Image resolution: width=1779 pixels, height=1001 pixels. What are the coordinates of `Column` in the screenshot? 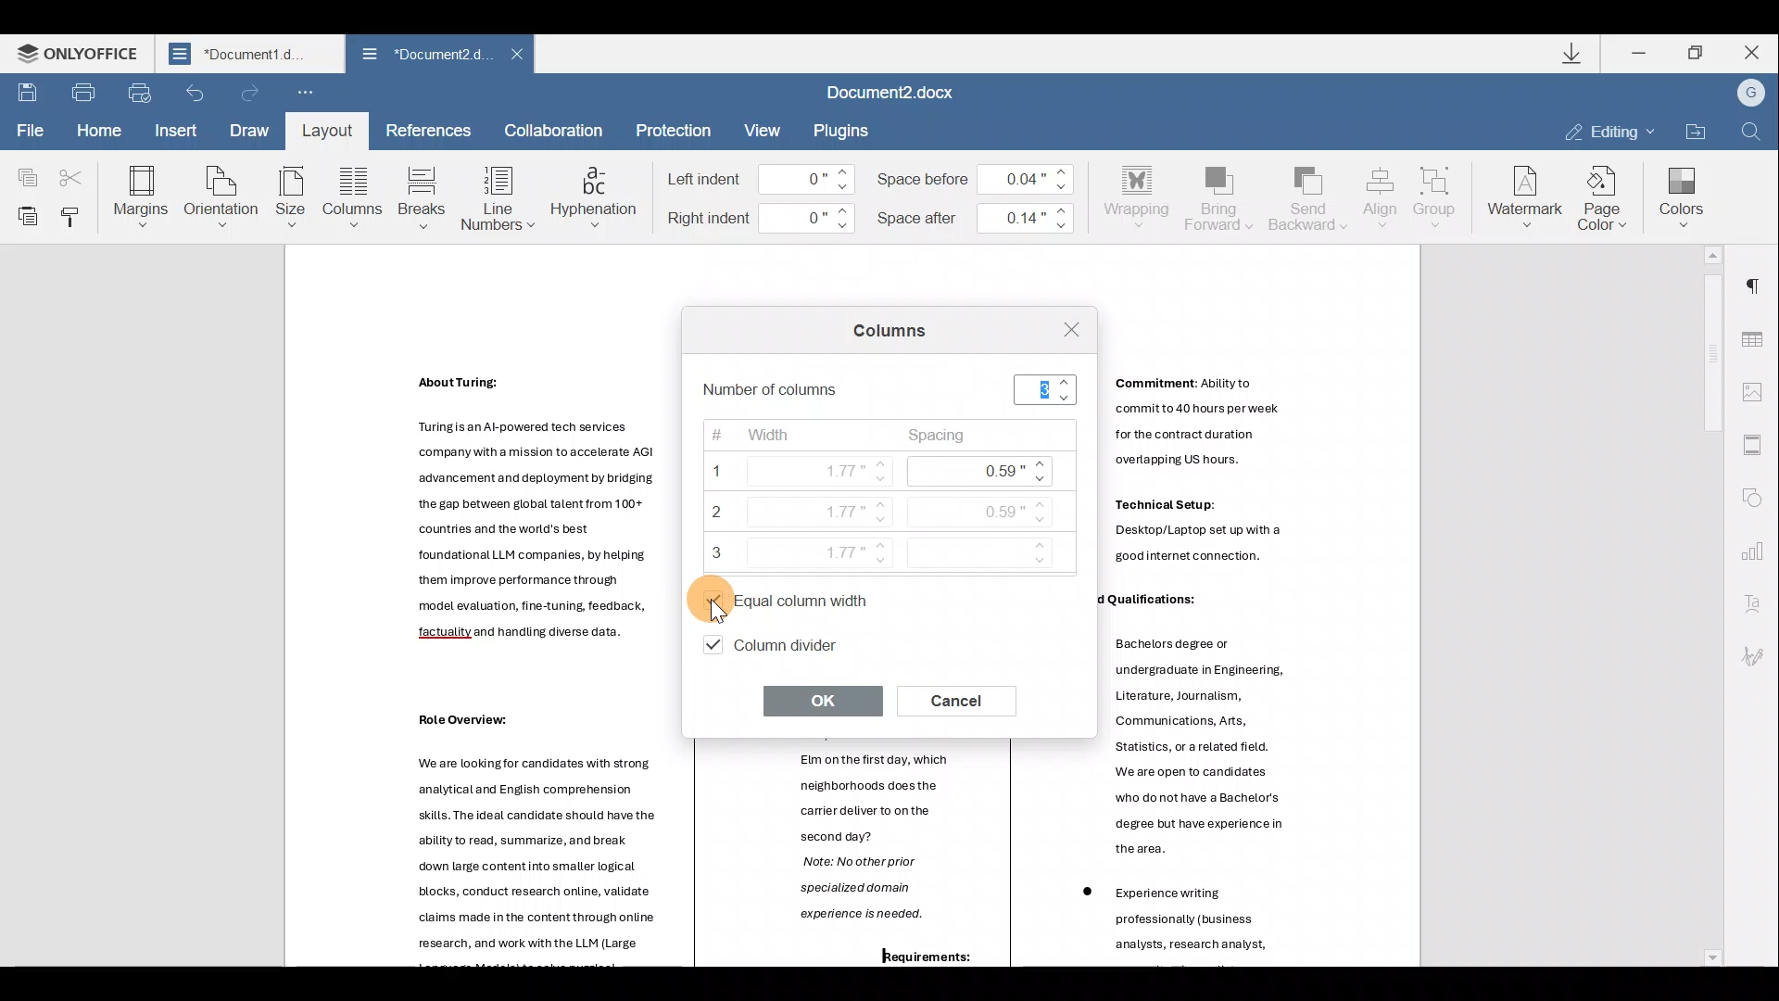 It's located at (356, 201).